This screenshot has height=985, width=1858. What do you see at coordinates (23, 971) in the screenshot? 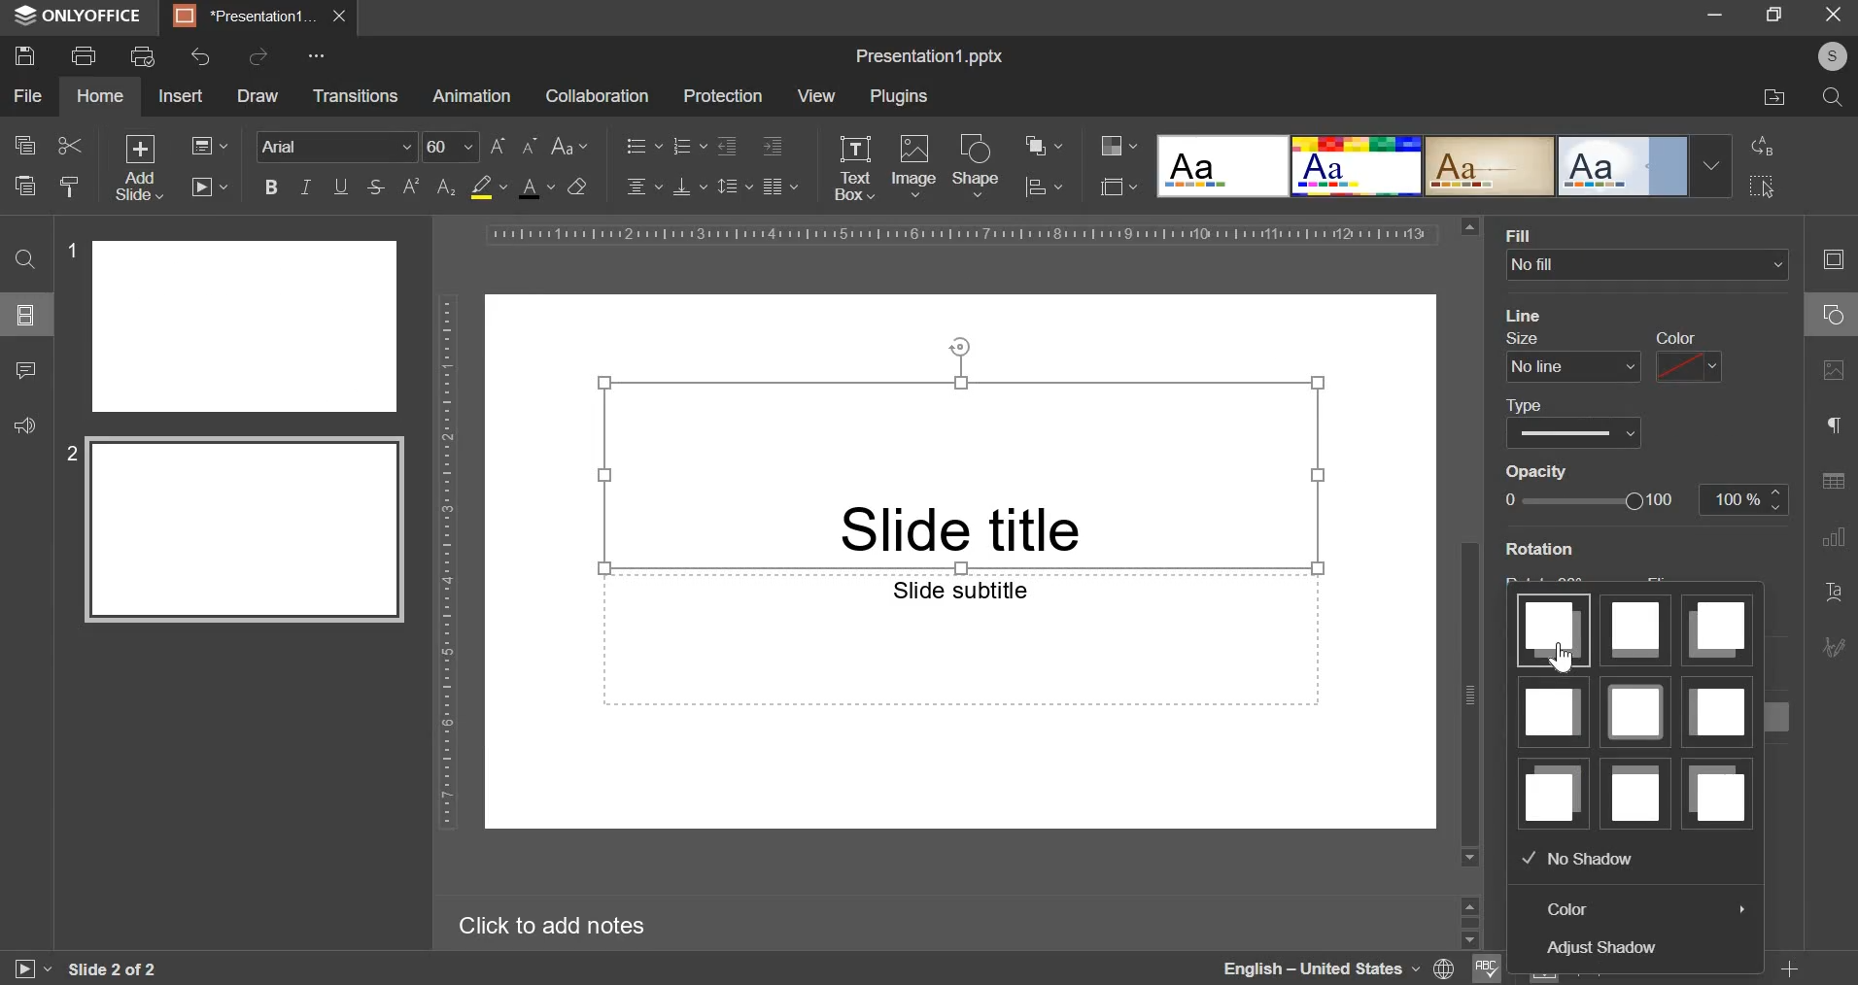
I see `start slide show` at bounding box center [23, 971].